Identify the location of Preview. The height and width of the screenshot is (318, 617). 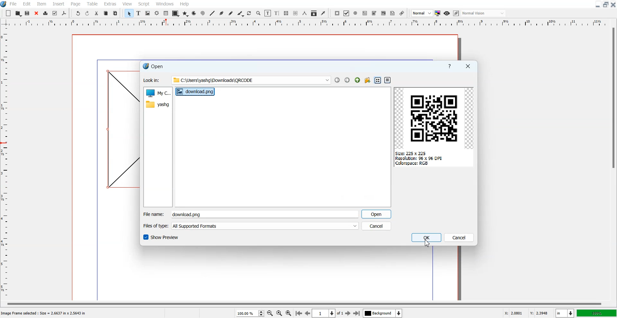
(447, 13).